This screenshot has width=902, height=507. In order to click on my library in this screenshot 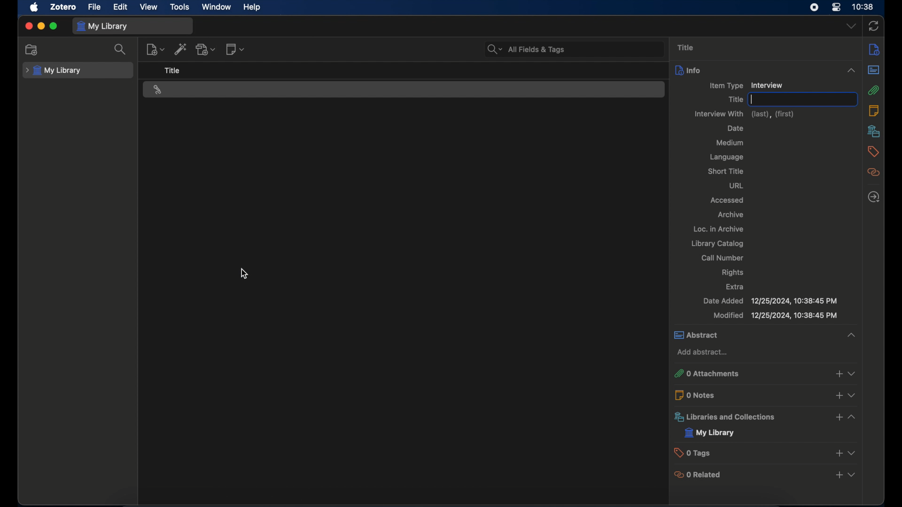, I will do `click(710, 432)`.